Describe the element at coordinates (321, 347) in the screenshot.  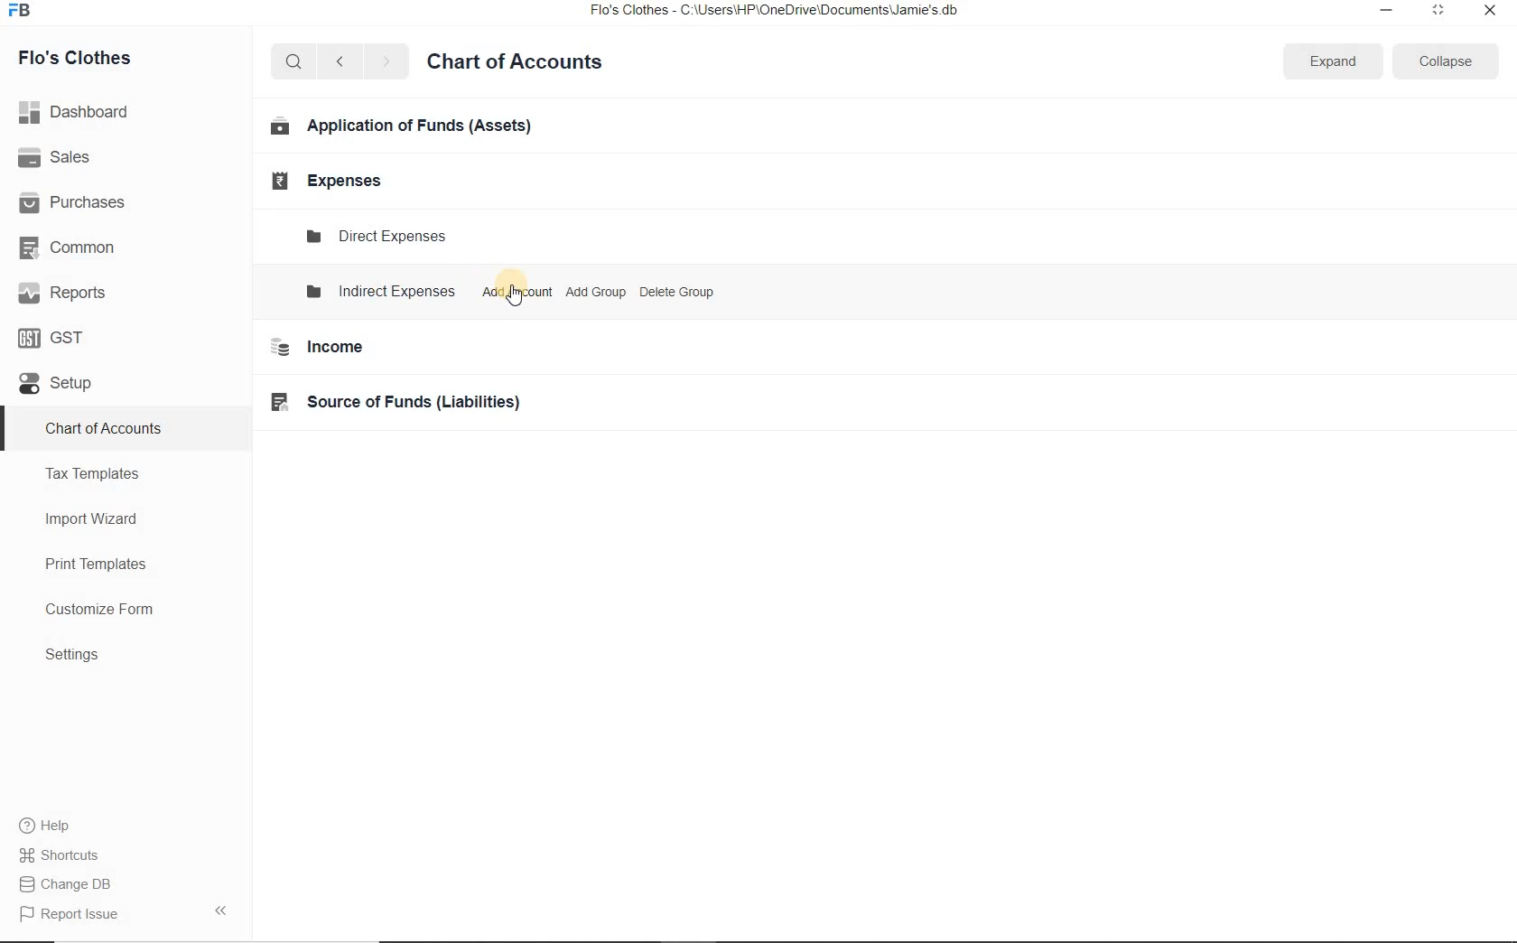
I see `Income` at that location.